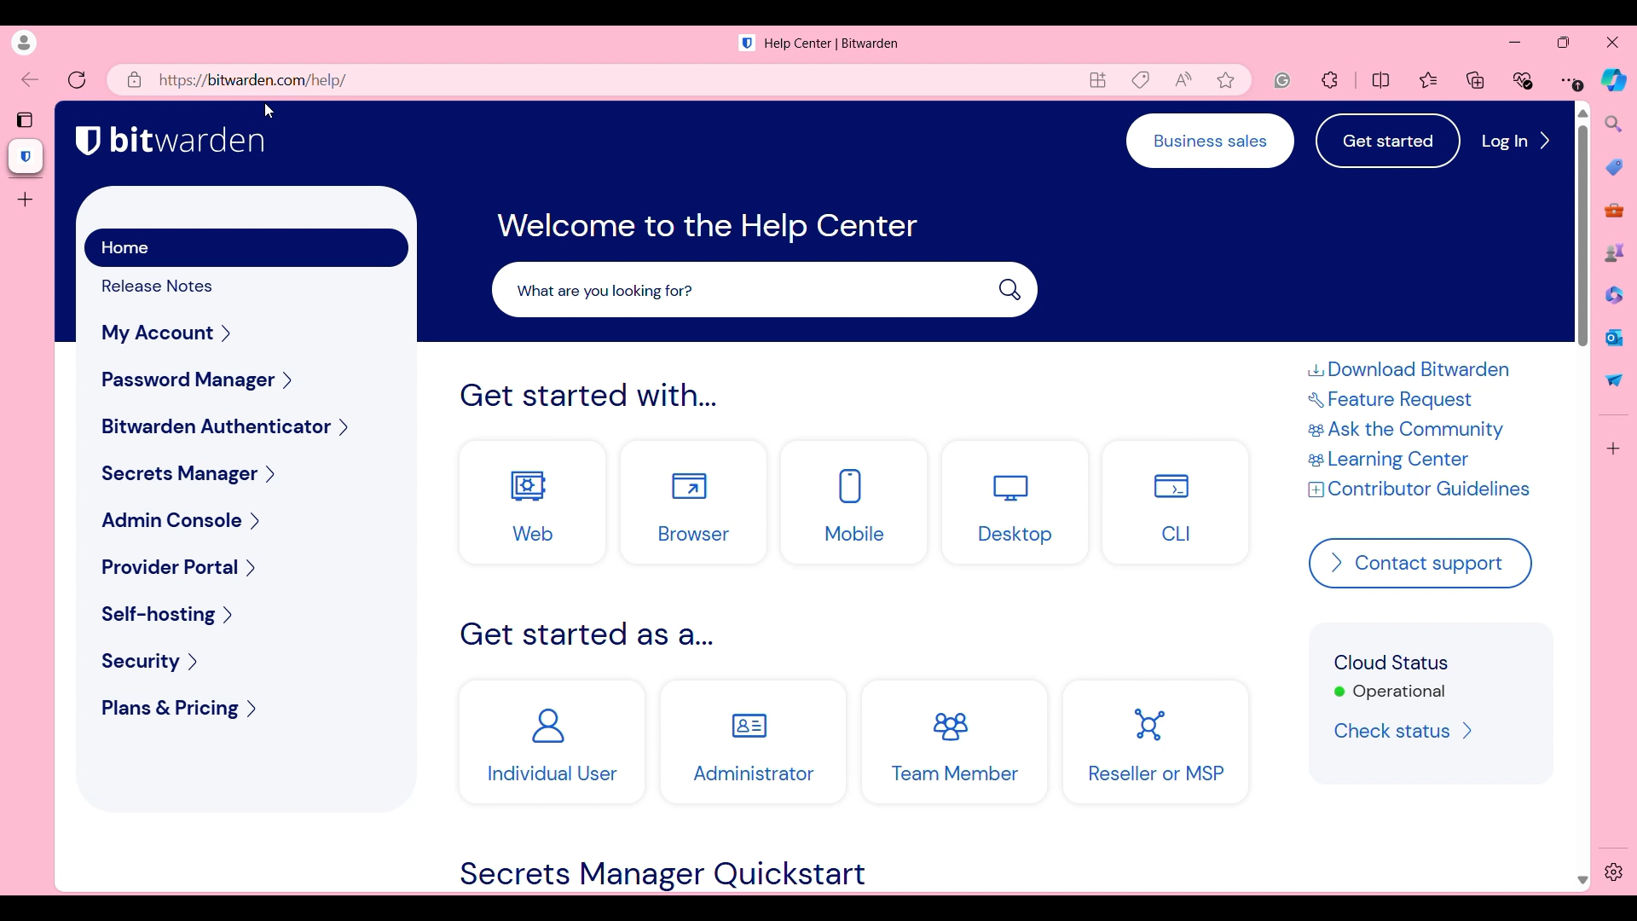  I want to click on Software logo, so click(88, 141).